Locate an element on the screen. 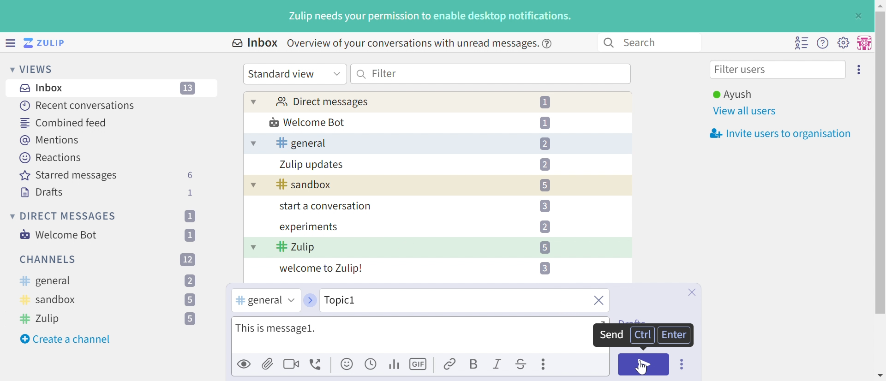 This screenshot has height=381, width=886. 1 is located at coordinates (545, 122).